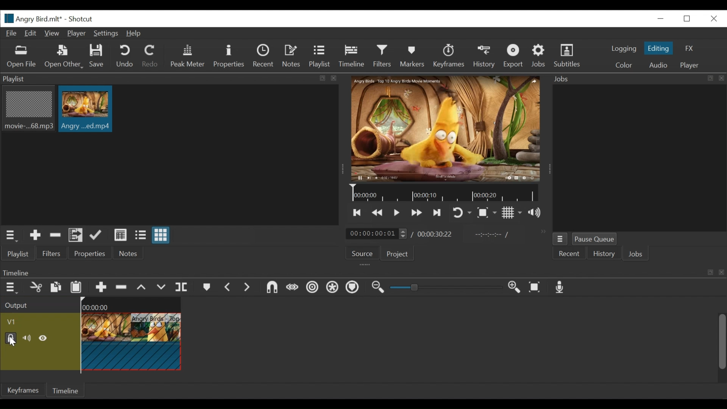 The height and width of the screenshot is (409, 727). What do you see at coordinates (594, 238) in the screenshot?
I see `Pause Queue` at bounding box center [594, 238].